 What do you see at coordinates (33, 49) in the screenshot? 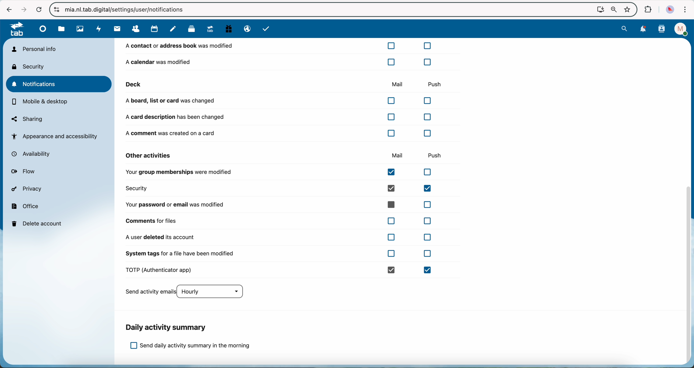
I see `personal info` at bounding box center [33, 49].